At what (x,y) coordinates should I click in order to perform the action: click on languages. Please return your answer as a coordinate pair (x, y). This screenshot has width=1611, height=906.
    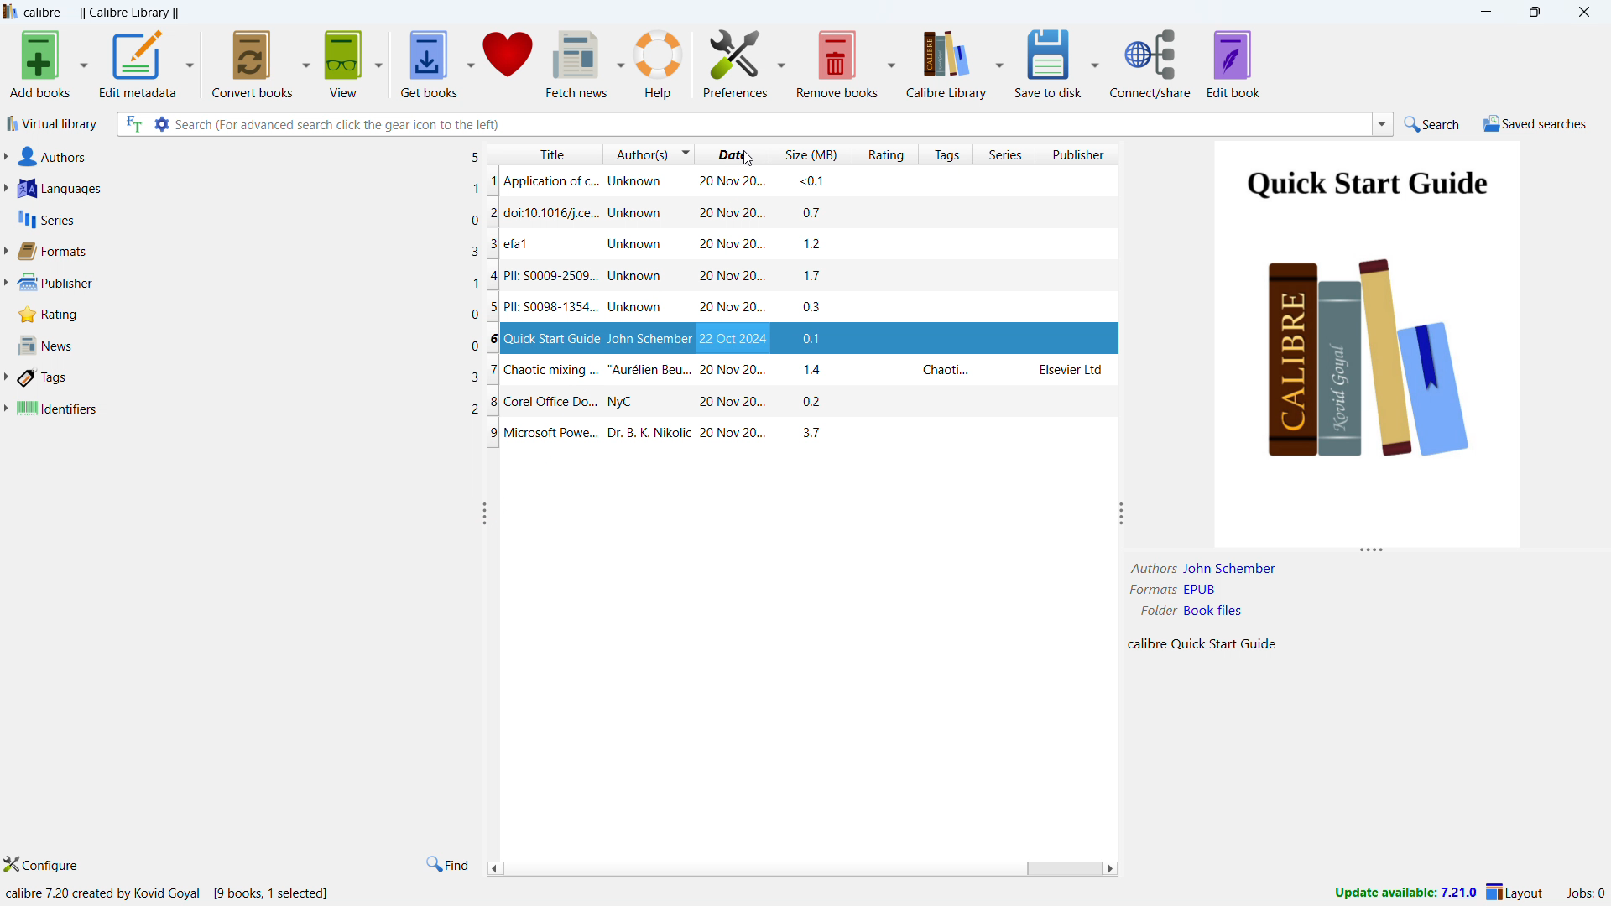
    Looking at the image, I should click on (248, 189).